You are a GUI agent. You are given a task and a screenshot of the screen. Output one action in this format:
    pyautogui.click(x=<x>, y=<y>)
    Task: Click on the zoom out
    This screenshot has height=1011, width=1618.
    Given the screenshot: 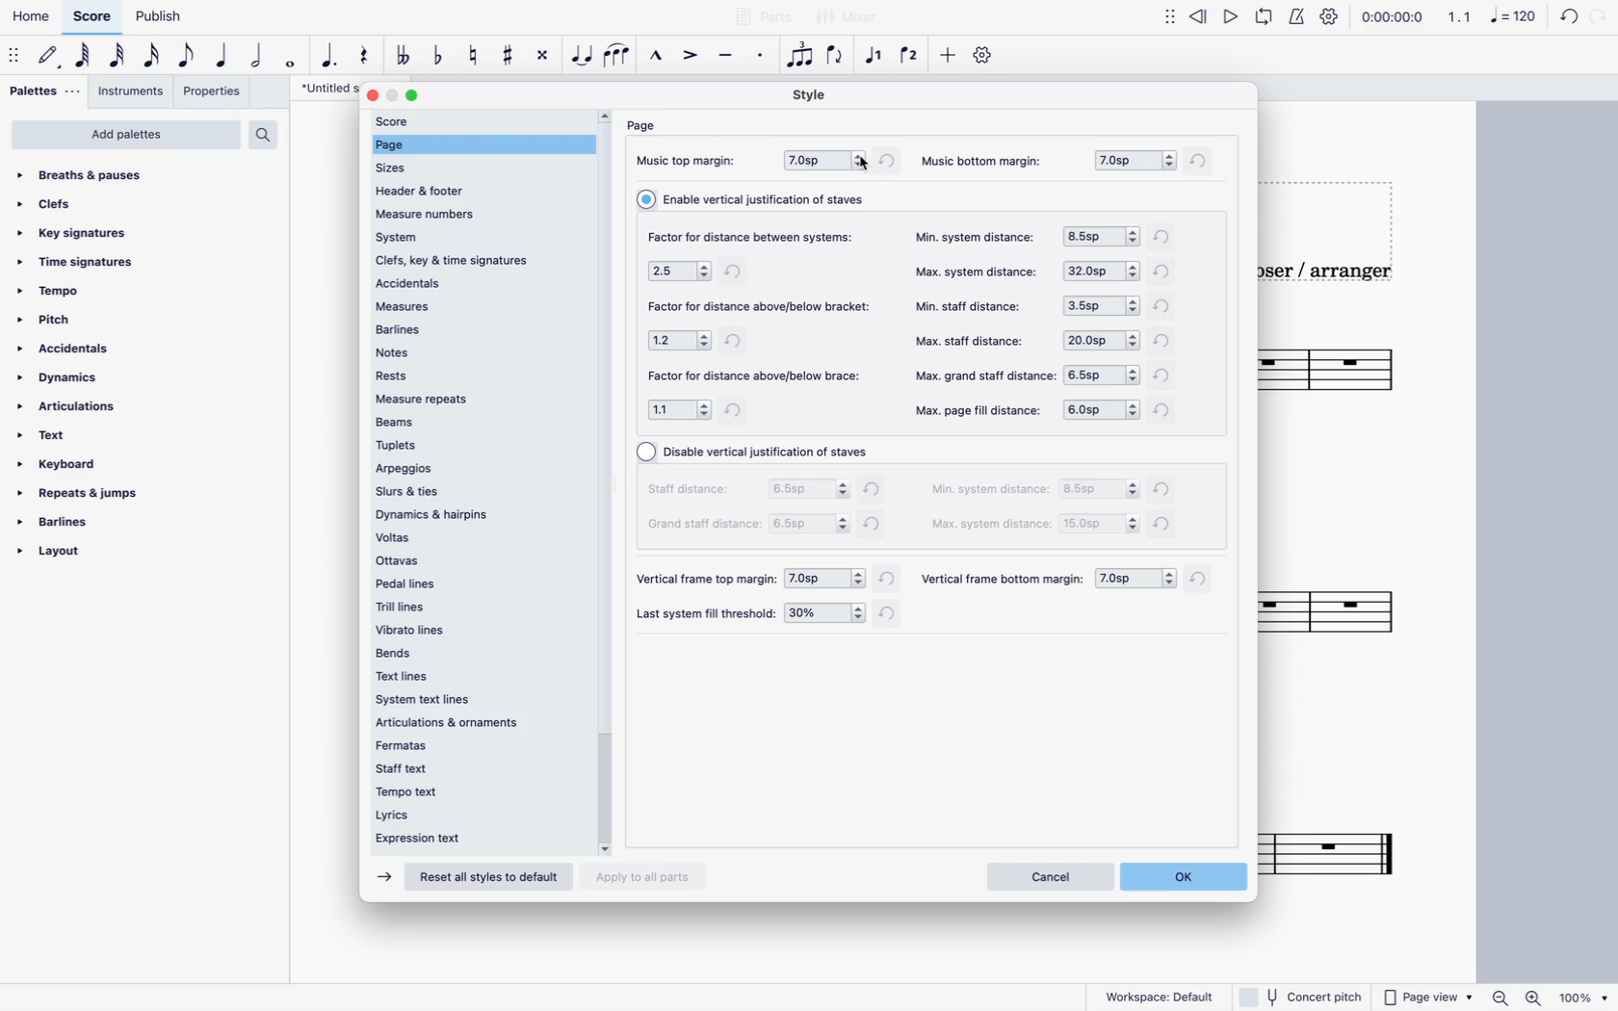 What is the action you would take?
    pyautogui.click(x=1504, y=994)
    